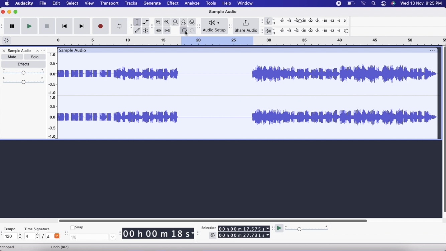 This screenshot has height=251, width=446. I want to click on File, so click(43, 4).